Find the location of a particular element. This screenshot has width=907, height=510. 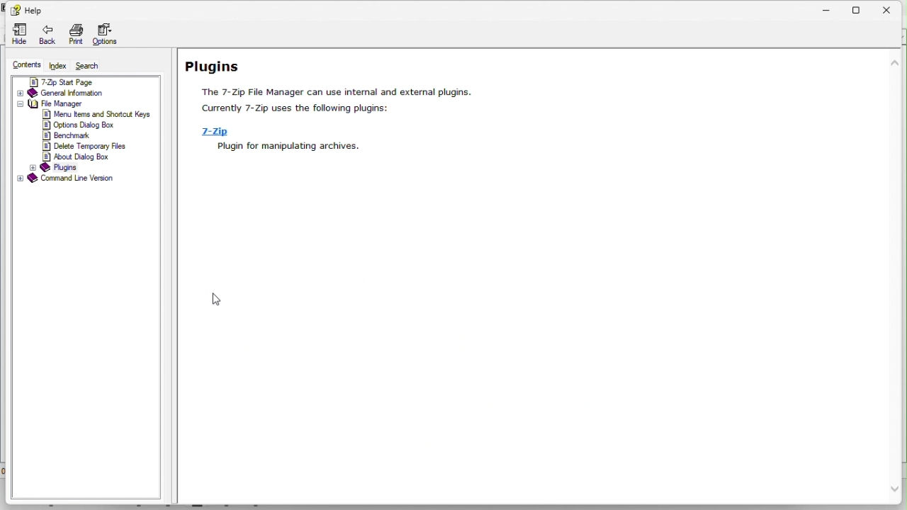

delete temporary files is located at coordinates (89, 145).